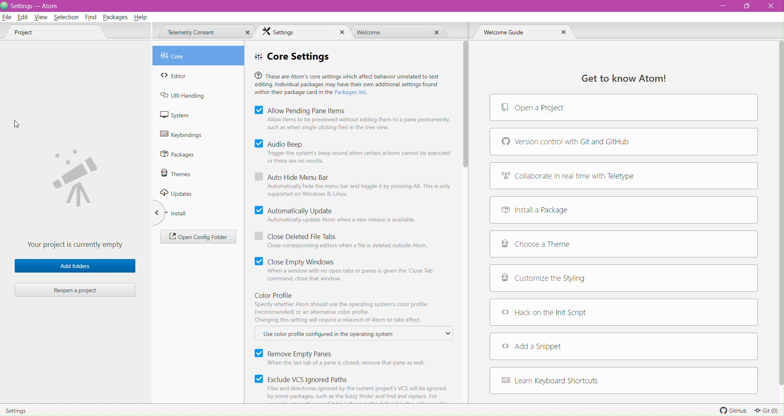  I want to click on Themes, so click(184, 175).